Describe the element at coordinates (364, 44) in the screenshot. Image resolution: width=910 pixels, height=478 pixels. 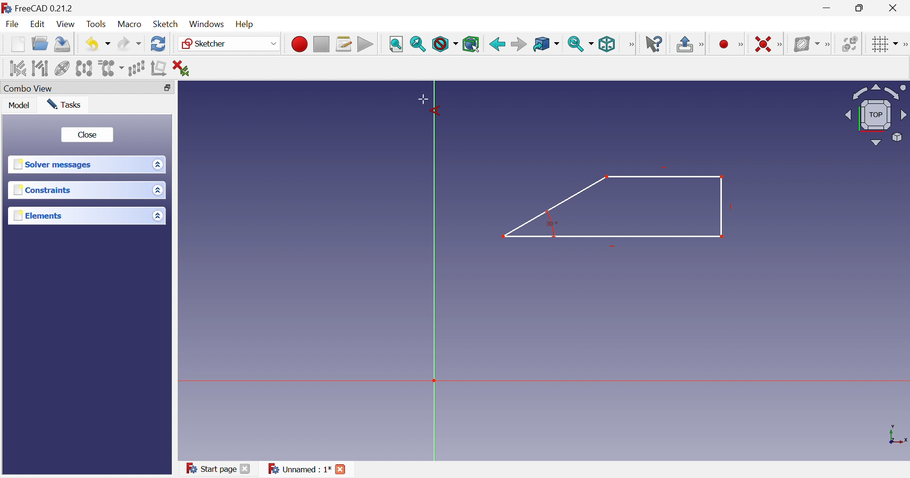
I see `Execute macro` at that location.